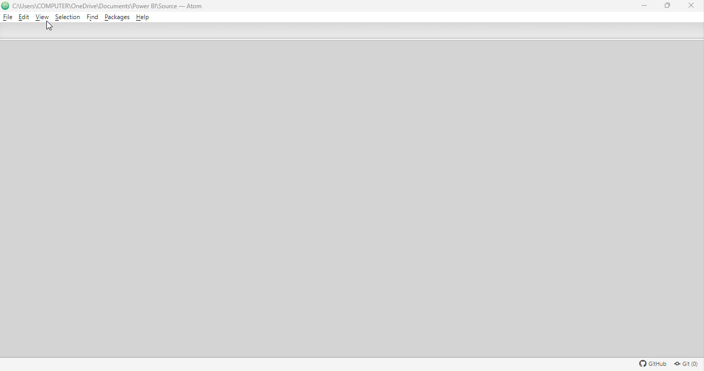 This screenshot has height=371, width=704. I want to click on GitHub, so click(651, 365).